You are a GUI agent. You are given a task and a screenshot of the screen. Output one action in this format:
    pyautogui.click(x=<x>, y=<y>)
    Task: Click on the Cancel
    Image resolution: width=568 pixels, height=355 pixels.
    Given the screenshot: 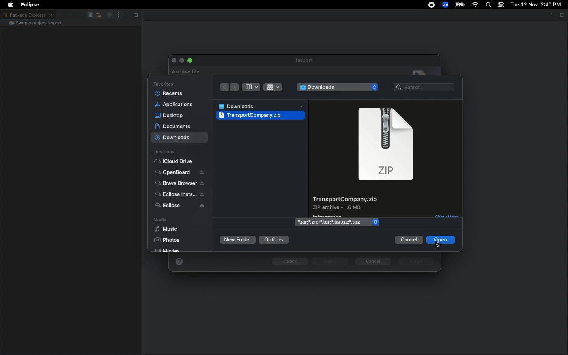 What is the action you would take?
    pyautogui.click(x=409, y=240)
    